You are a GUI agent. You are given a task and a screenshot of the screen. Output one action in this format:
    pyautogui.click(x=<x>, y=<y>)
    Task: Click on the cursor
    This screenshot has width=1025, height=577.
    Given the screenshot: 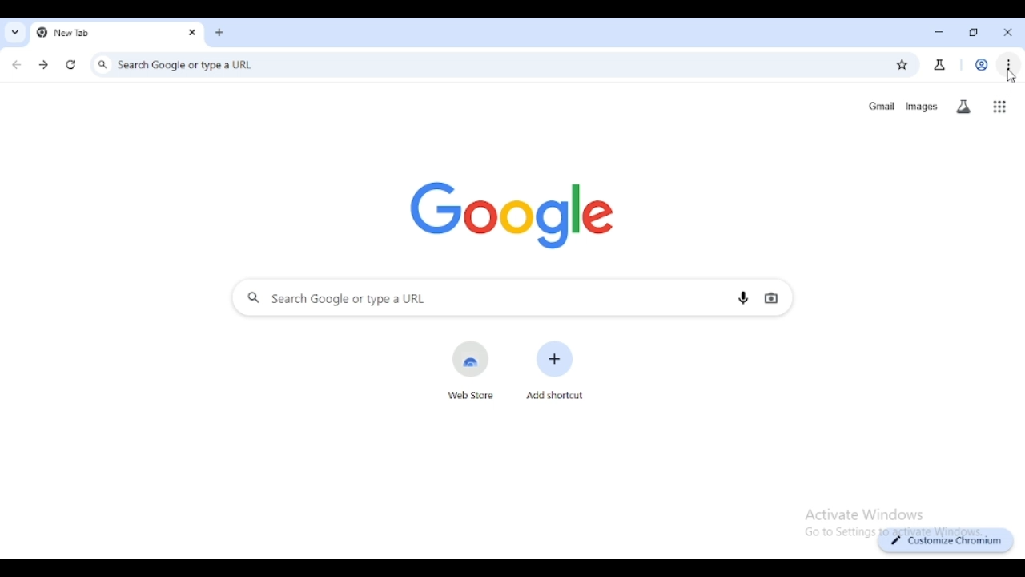 What is the action you would take?
    pyautogui.click(x=1011, y=77)
    